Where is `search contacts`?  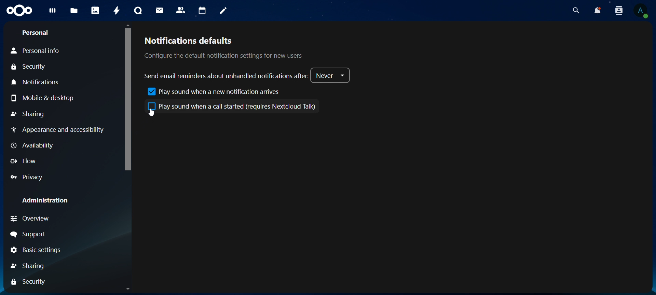
search contacts is located at coordinates (619, 11).